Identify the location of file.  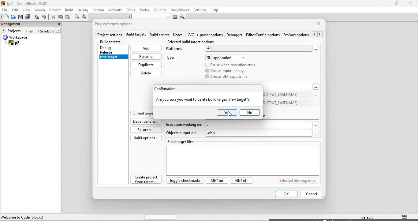
(5, 10).